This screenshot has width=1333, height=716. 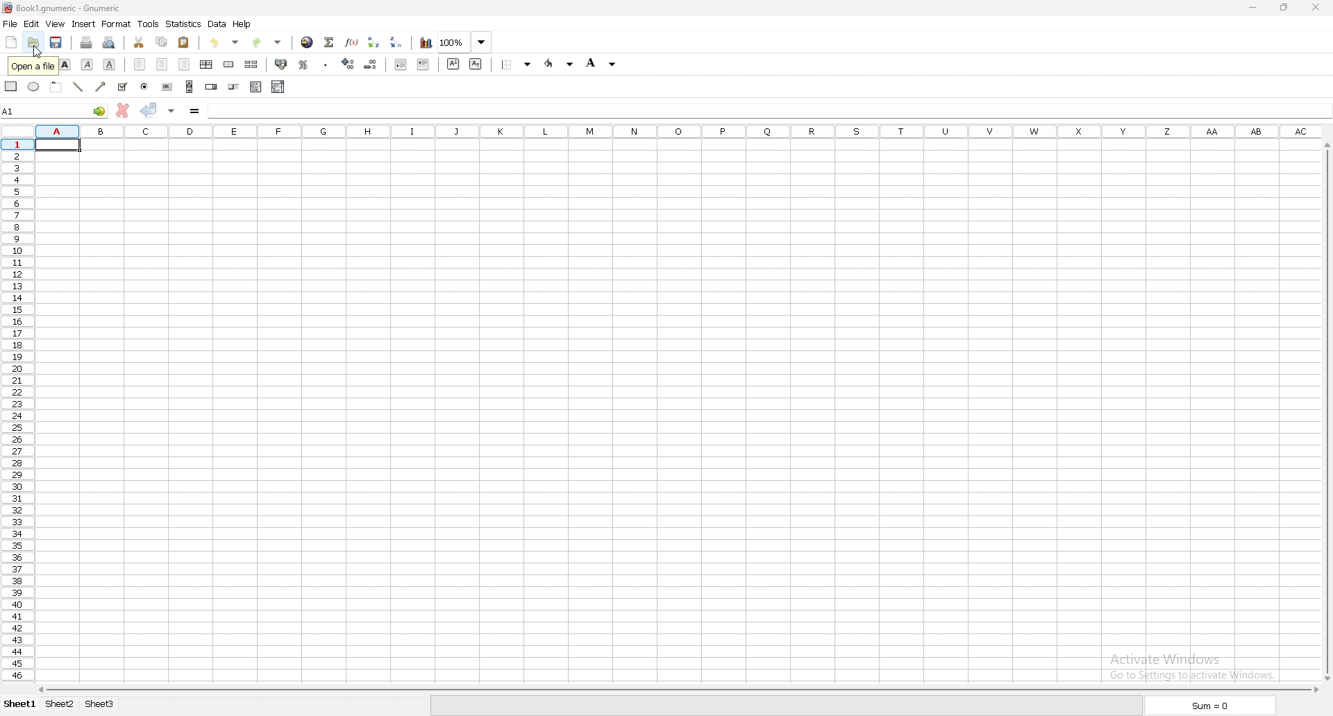 I want to click on edit, so click(x=31, y=24).